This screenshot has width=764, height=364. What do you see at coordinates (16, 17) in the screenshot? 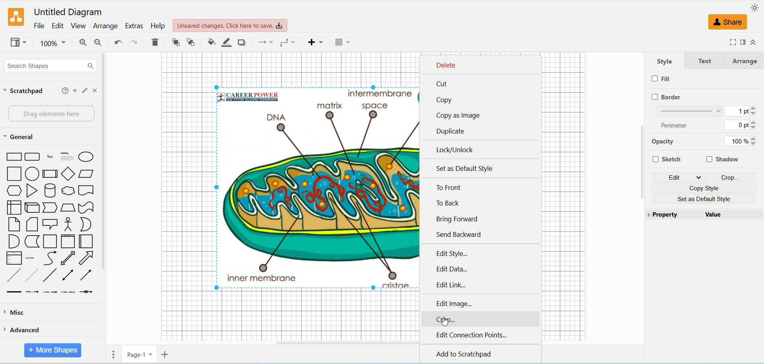
I see `logo` at bounding box center [16, 17].